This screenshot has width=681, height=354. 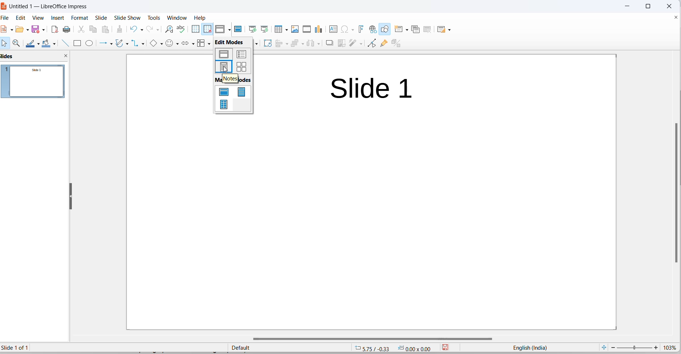 I want to click on flowchart options, so click(x=207, y=46).